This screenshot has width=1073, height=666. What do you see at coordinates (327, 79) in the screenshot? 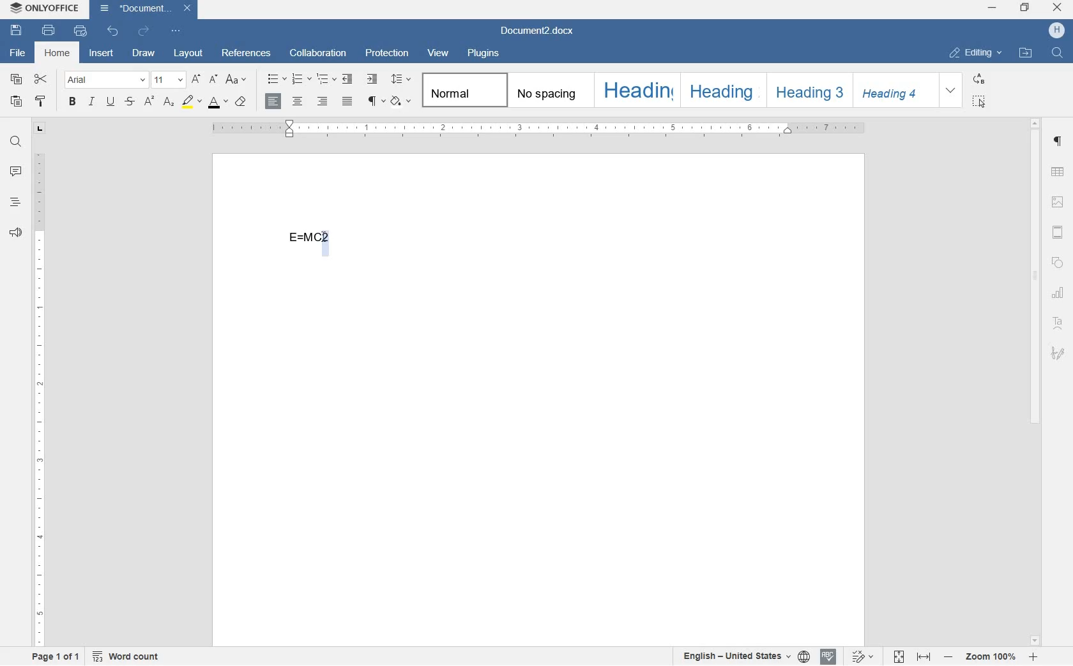
I see `multilevel list` at bounding box center [327, 79].